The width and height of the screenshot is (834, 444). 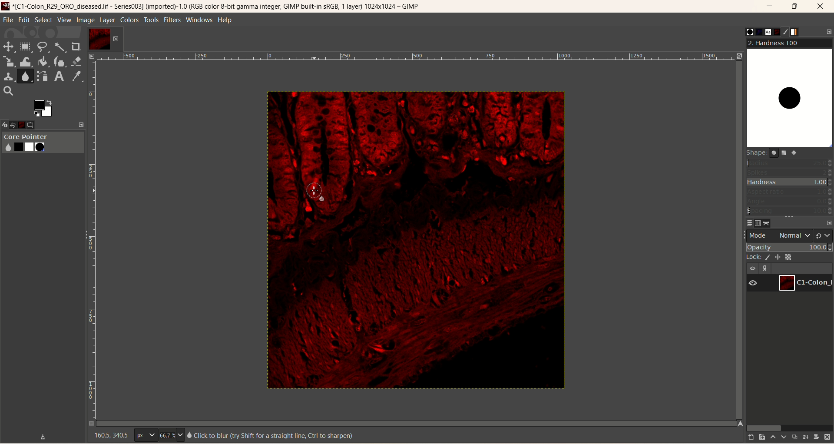 I want to click on lower this layer one step, so click(x=782, y=438).